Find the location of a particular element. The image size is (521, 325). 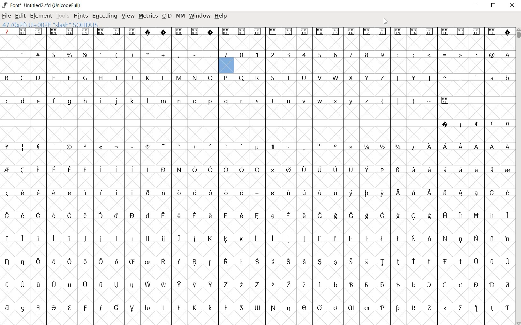

VIEW is located at coordinates (128, 16).